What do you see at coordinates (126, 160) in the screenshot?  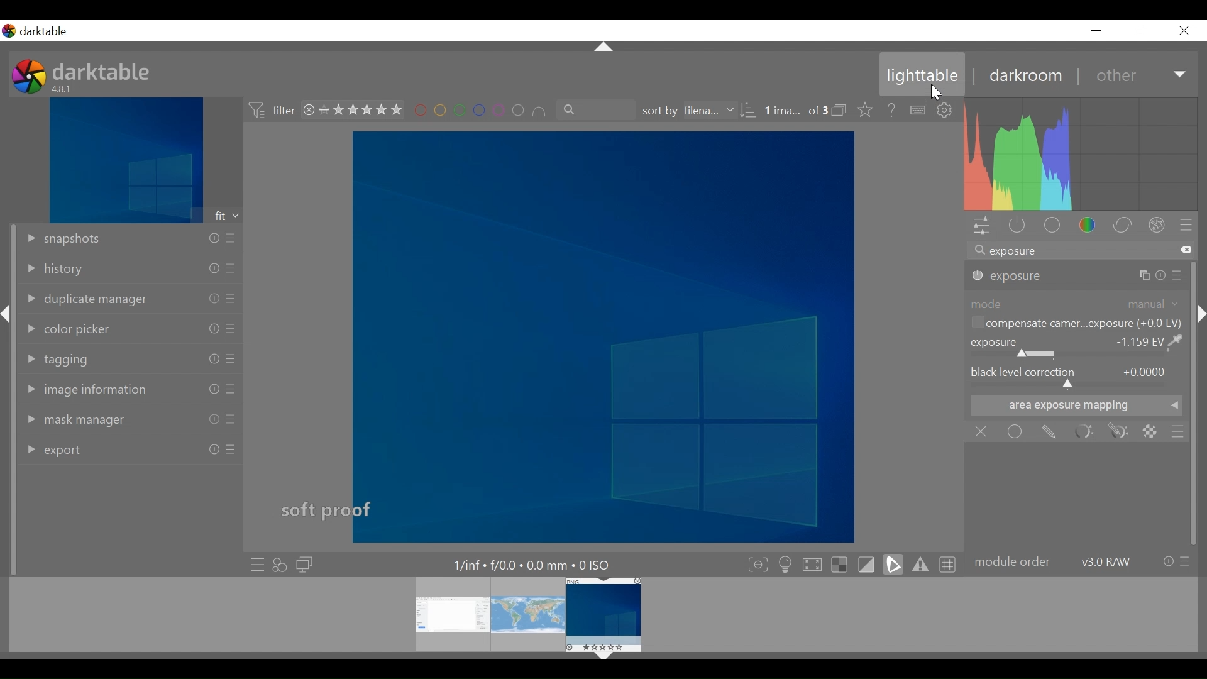 I see `image preview` at bounding box center [126, 160].